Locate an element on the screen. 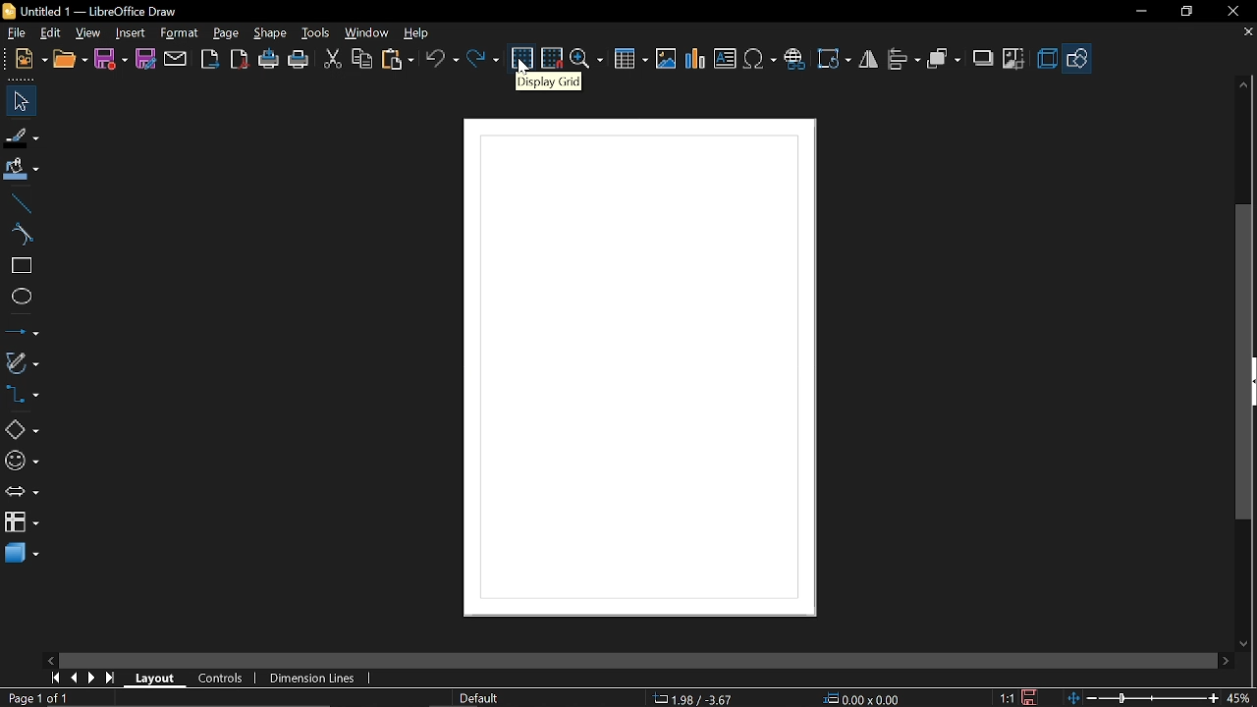  Edit is located at coordinates (52, 33).